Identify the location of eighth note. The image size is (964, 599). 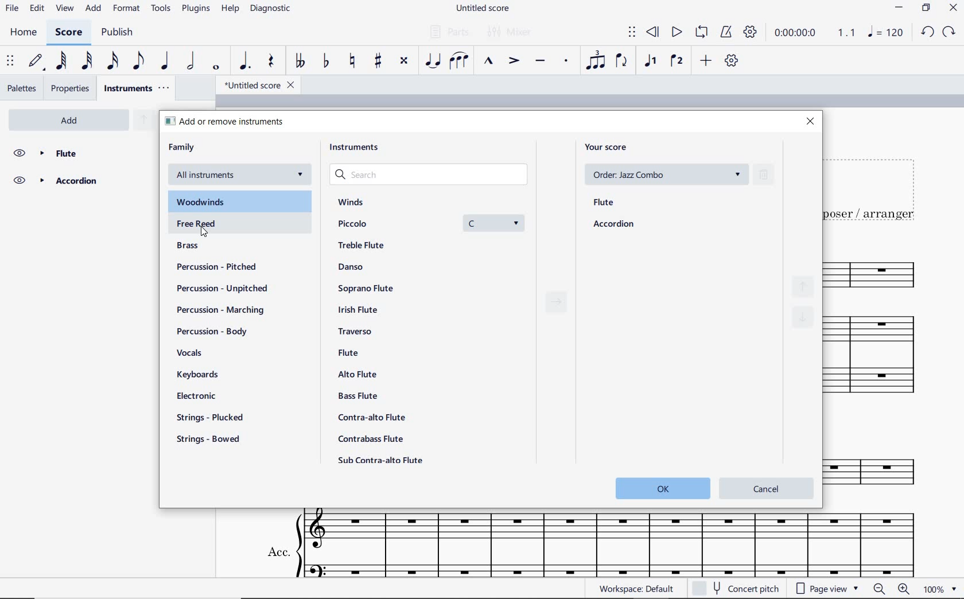
(137, 62).